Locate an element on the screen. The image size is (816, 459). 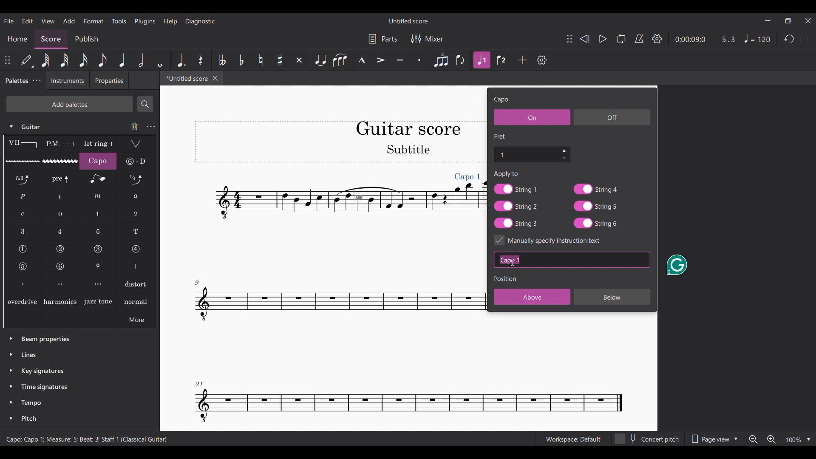
Tuplet is located at coordinates (440, 60).